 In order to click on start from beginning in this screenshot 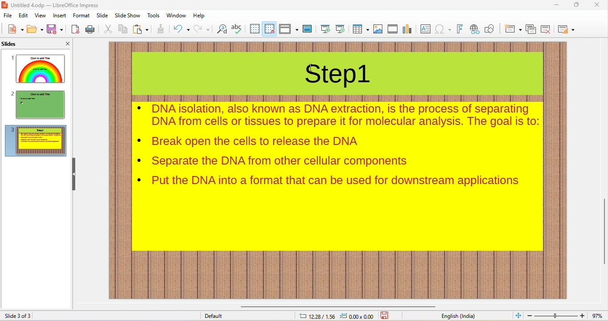, I will do `click(324, 28)`.